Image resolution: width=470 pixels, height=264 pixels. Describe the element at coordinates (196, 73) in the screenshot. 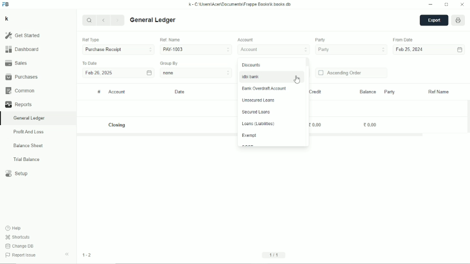

I see `none` at that location.